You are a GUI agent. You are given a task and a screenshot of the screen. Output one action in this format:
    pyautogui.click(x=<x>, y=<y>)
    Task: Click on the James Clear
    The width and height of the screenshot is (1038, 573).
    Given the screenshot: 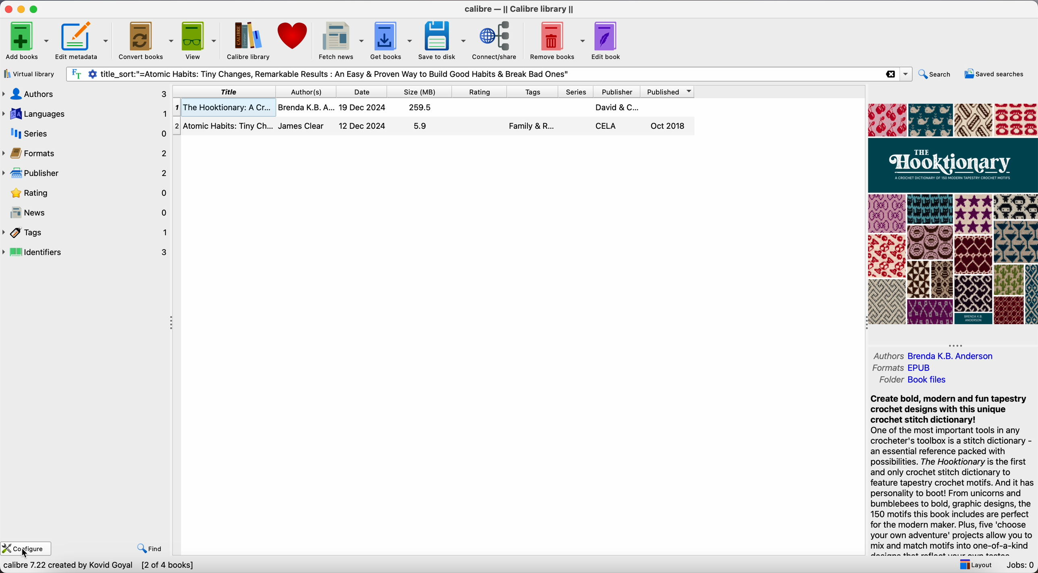 What is the action you would take?
    pyautogui.click(x=300, y=125)
    